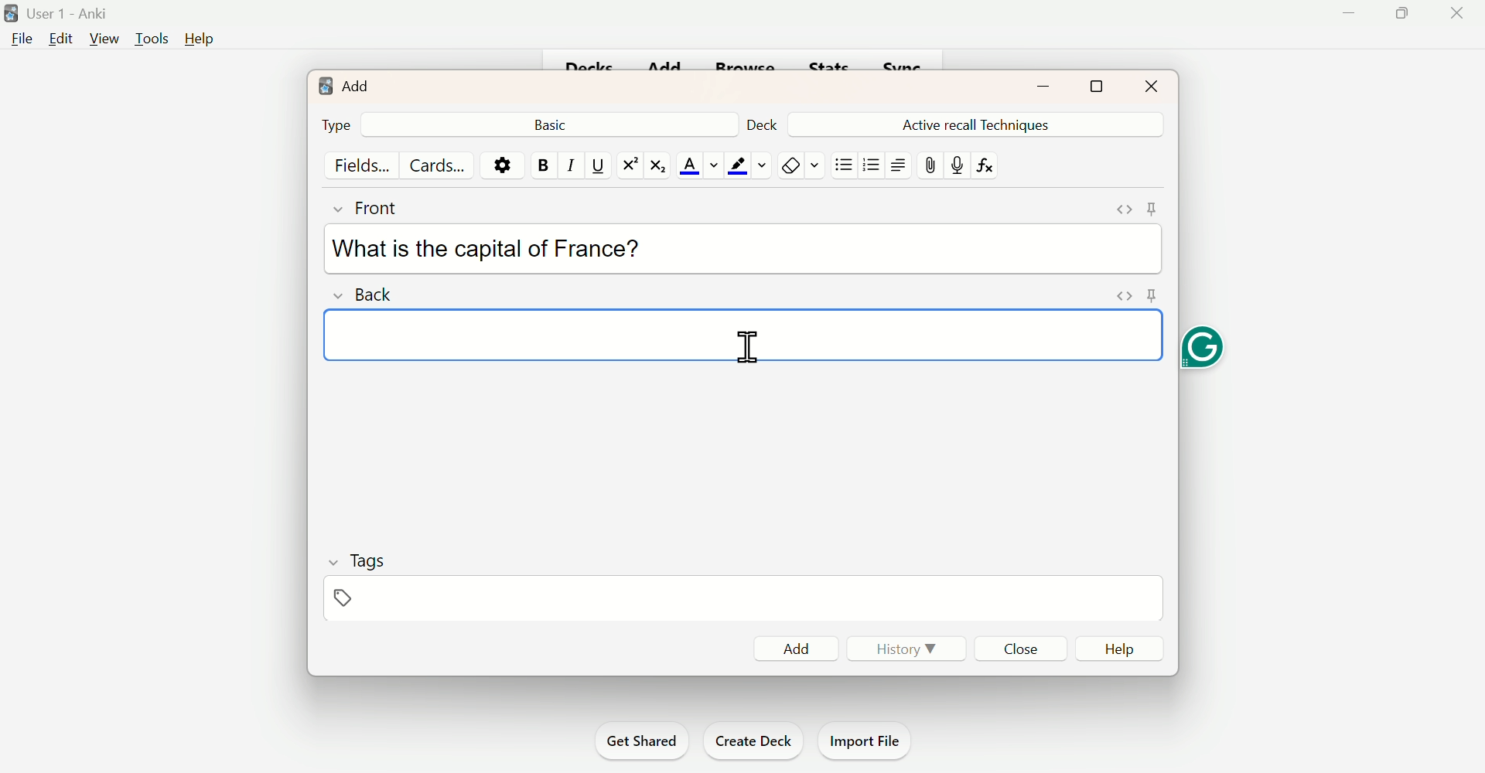 This screenshot has width=1485, height=773. What do you see at coordinates (362, 581) in the screenshot?
I see `Tags` at bounding box center [362, 581].